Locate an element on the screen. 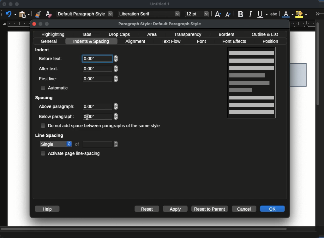 The height and width of the screenshot is (238, 324). first line is located at coordinates (48, 79).